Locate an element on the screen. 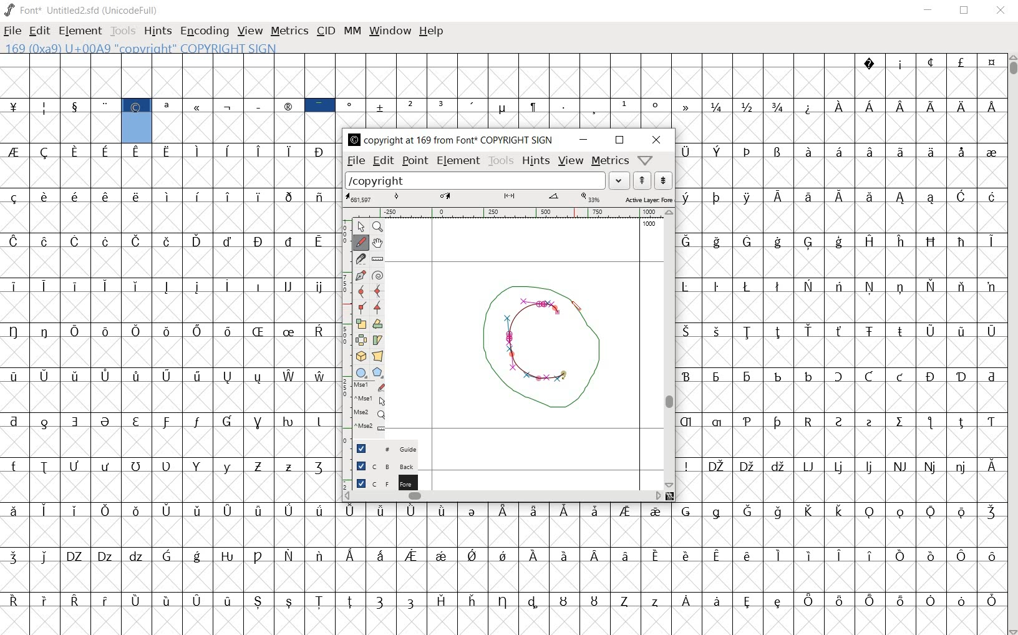  Add a corner point is located at coordinates (377, 308).